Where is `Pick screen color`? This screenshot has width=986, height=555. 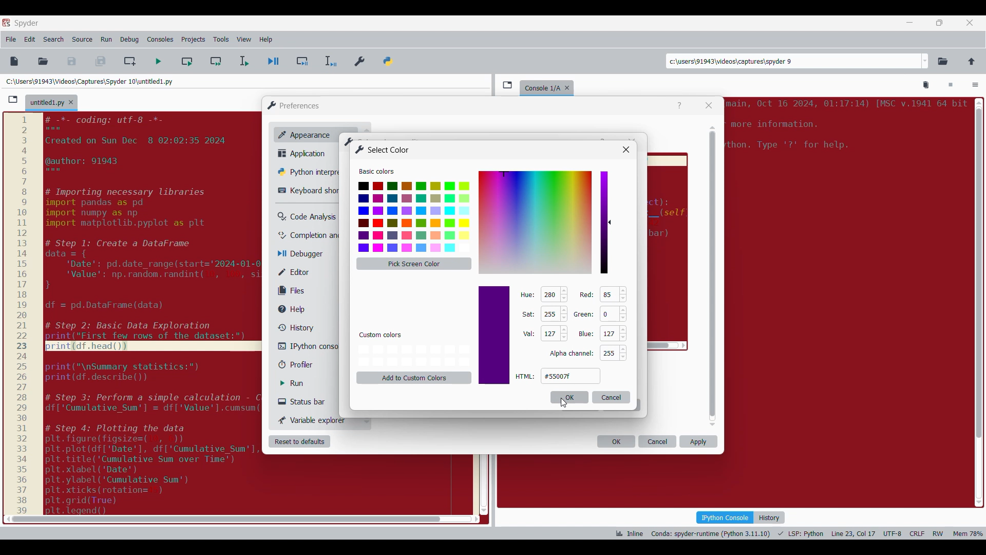
Pick screen color is located at coordinates (414, 264).